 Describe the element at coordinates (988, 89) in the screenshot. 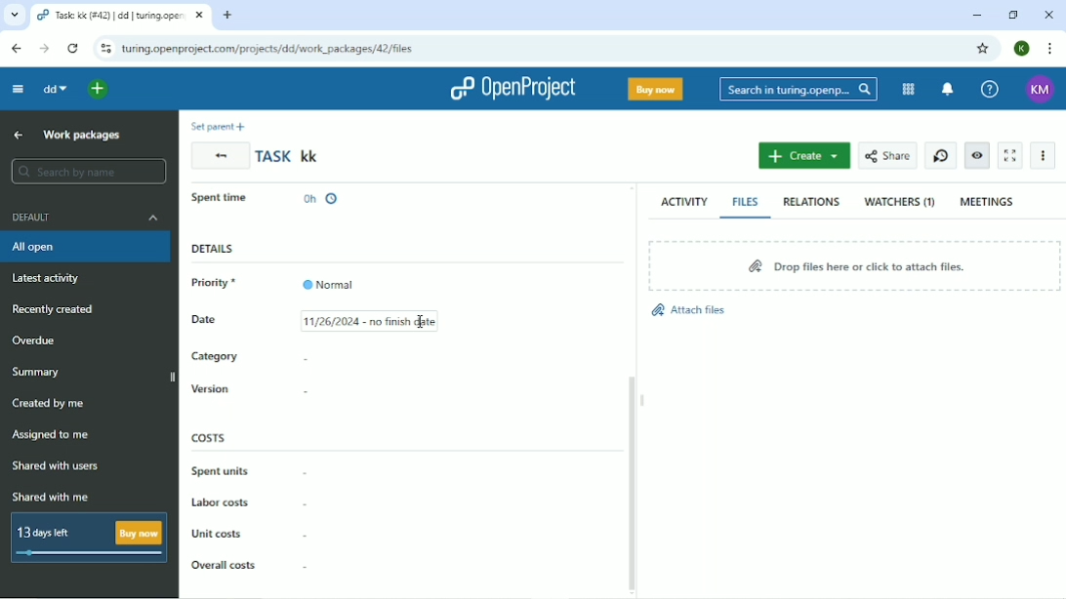

I see `Help` at that location.